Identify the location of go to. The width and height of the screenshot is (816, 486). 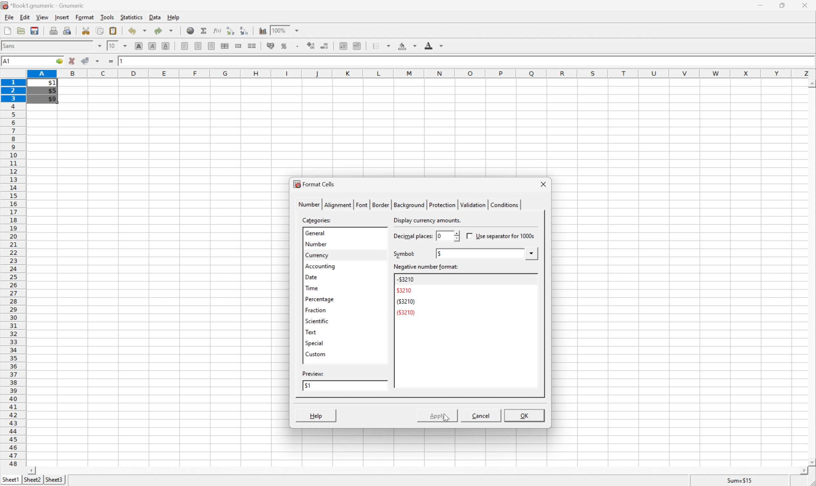
(59, 62).